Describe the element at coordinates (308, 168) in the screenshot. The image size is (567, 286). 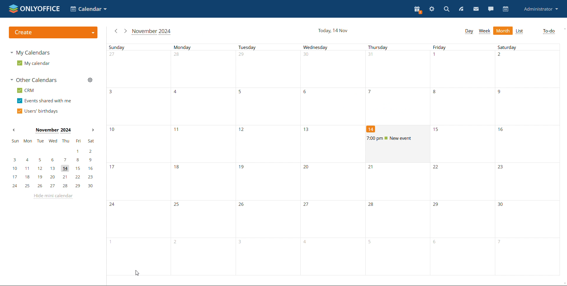
I see `number` at that location.